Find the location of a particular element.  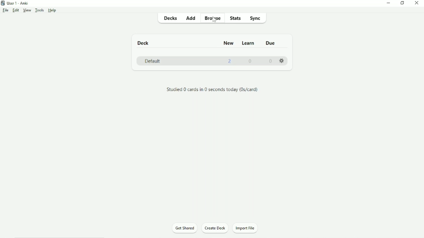

Add is located at coordinates (192, 19).